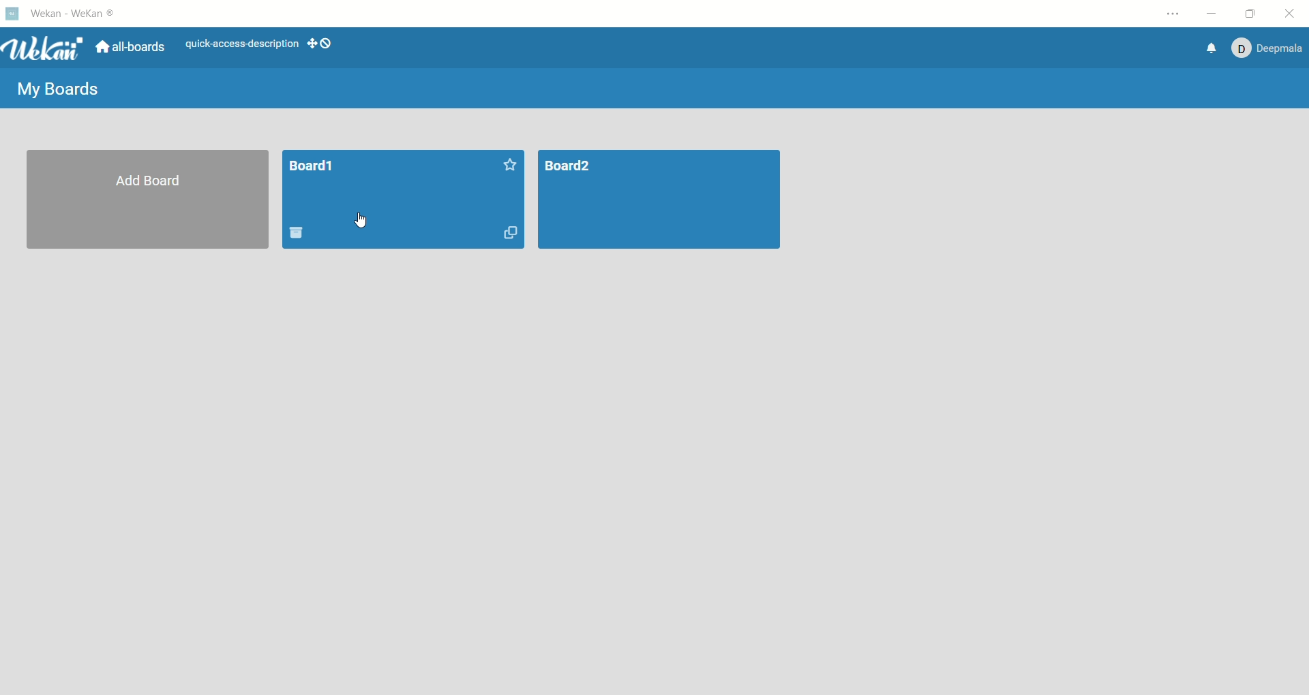 Image resolution: width=1309 pixels, height=695 pixels. What do you see at coordinates (127, 50) in the screenshot?
I see `all boards` at bounding box center [127, 50].